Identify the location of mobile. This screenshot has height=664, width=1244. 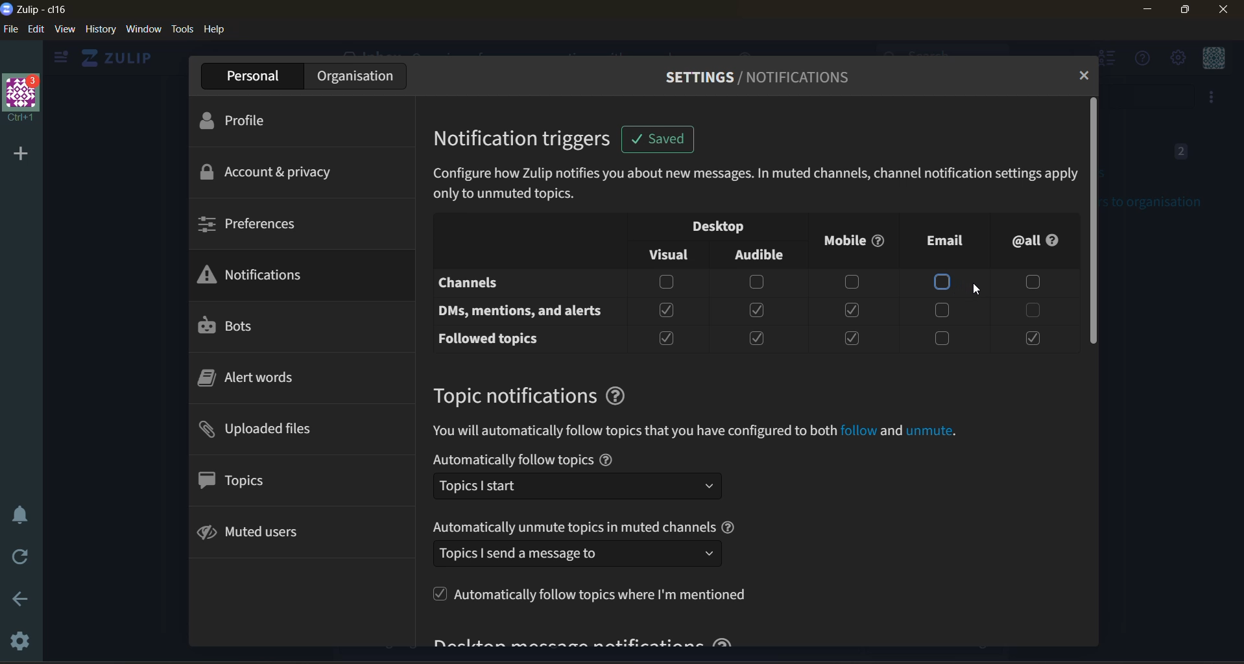
(851, 246).